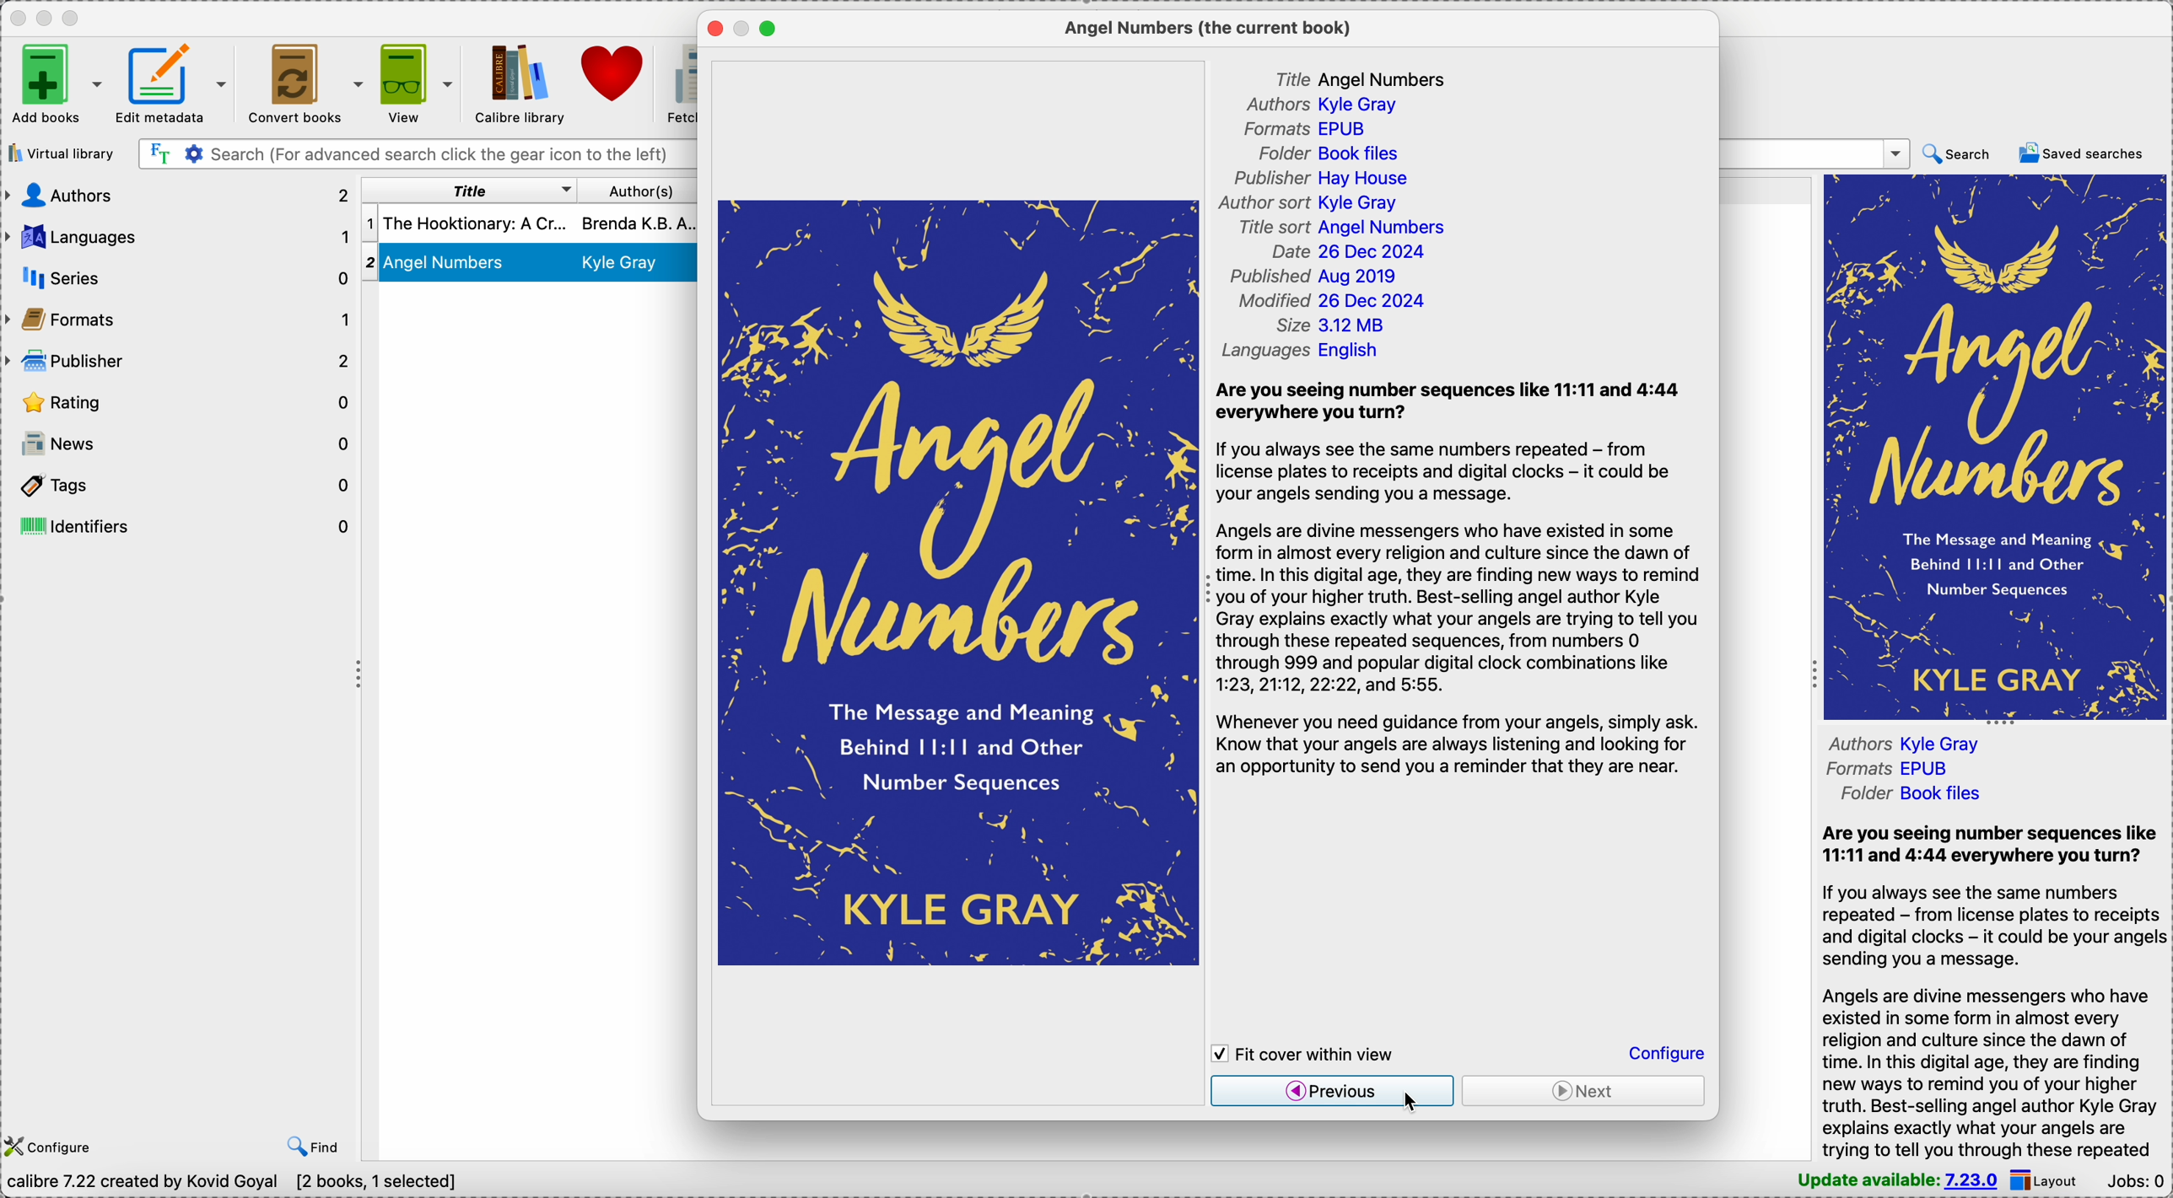 Image resolution: width=2173 pixels, height=1198 pixels. I want to click on synopsis, so click(1992, 991).